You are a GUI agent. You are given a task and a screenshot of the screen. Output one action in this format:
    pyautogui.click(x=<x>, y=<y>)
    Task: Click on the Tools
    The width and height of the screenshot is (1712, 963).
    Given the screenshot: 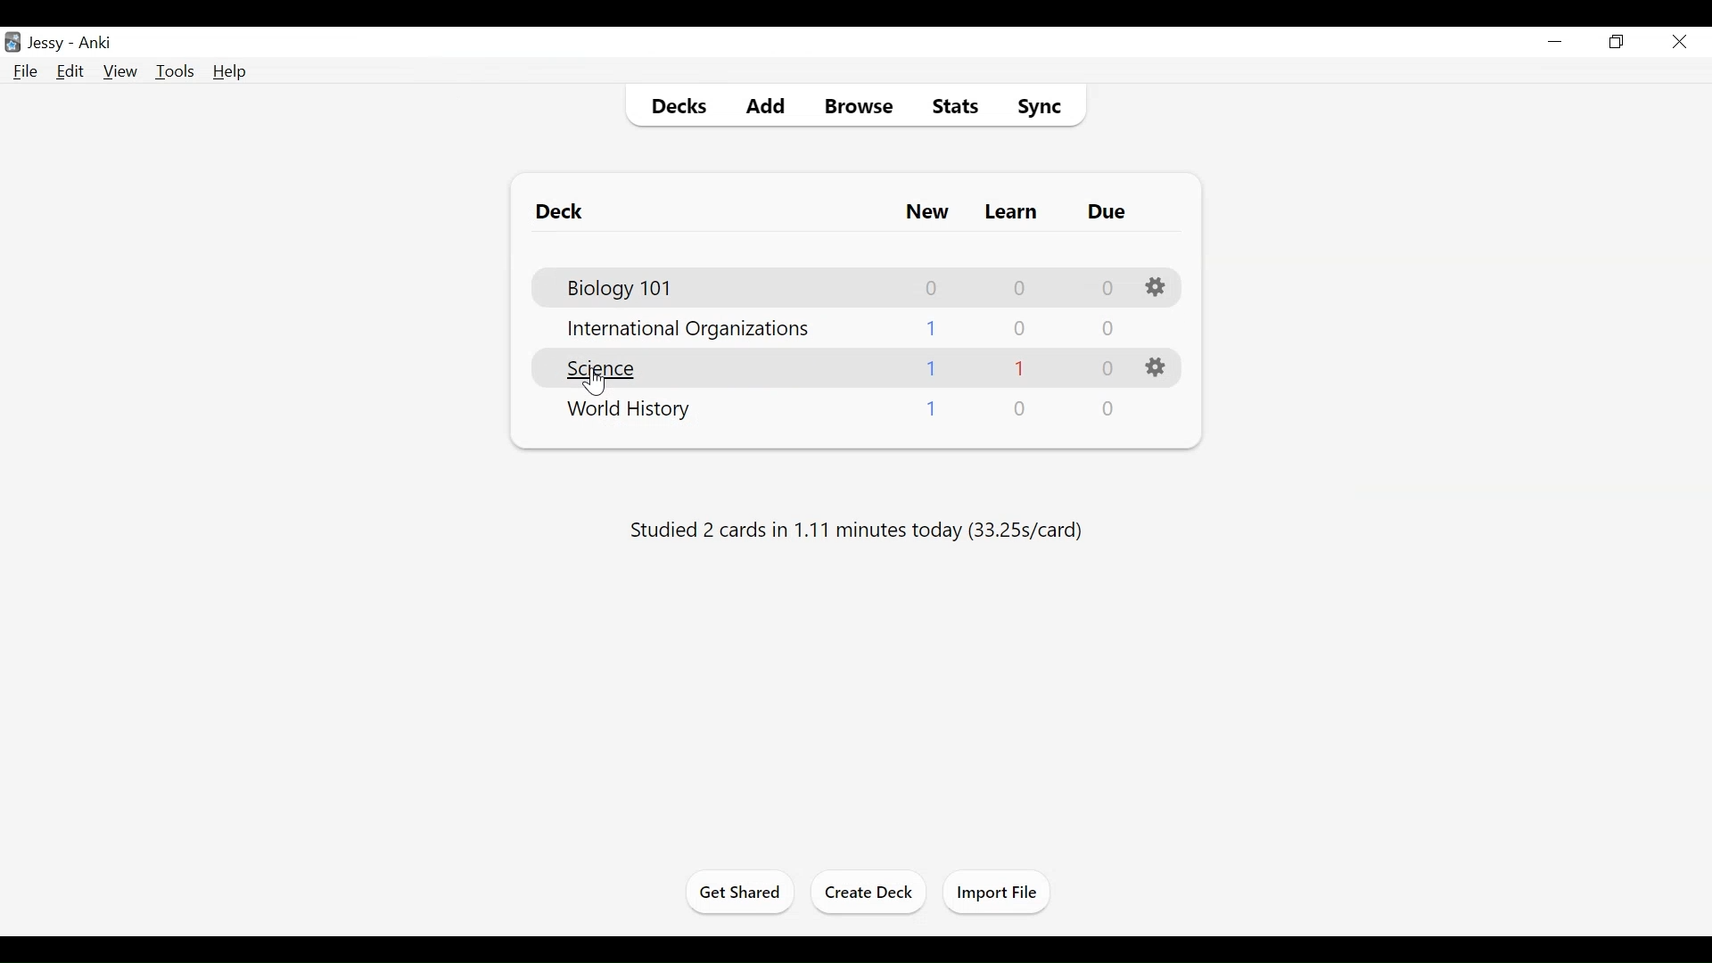 What is the action you would take?
    pyautogui.click(x=175, y=72)
    